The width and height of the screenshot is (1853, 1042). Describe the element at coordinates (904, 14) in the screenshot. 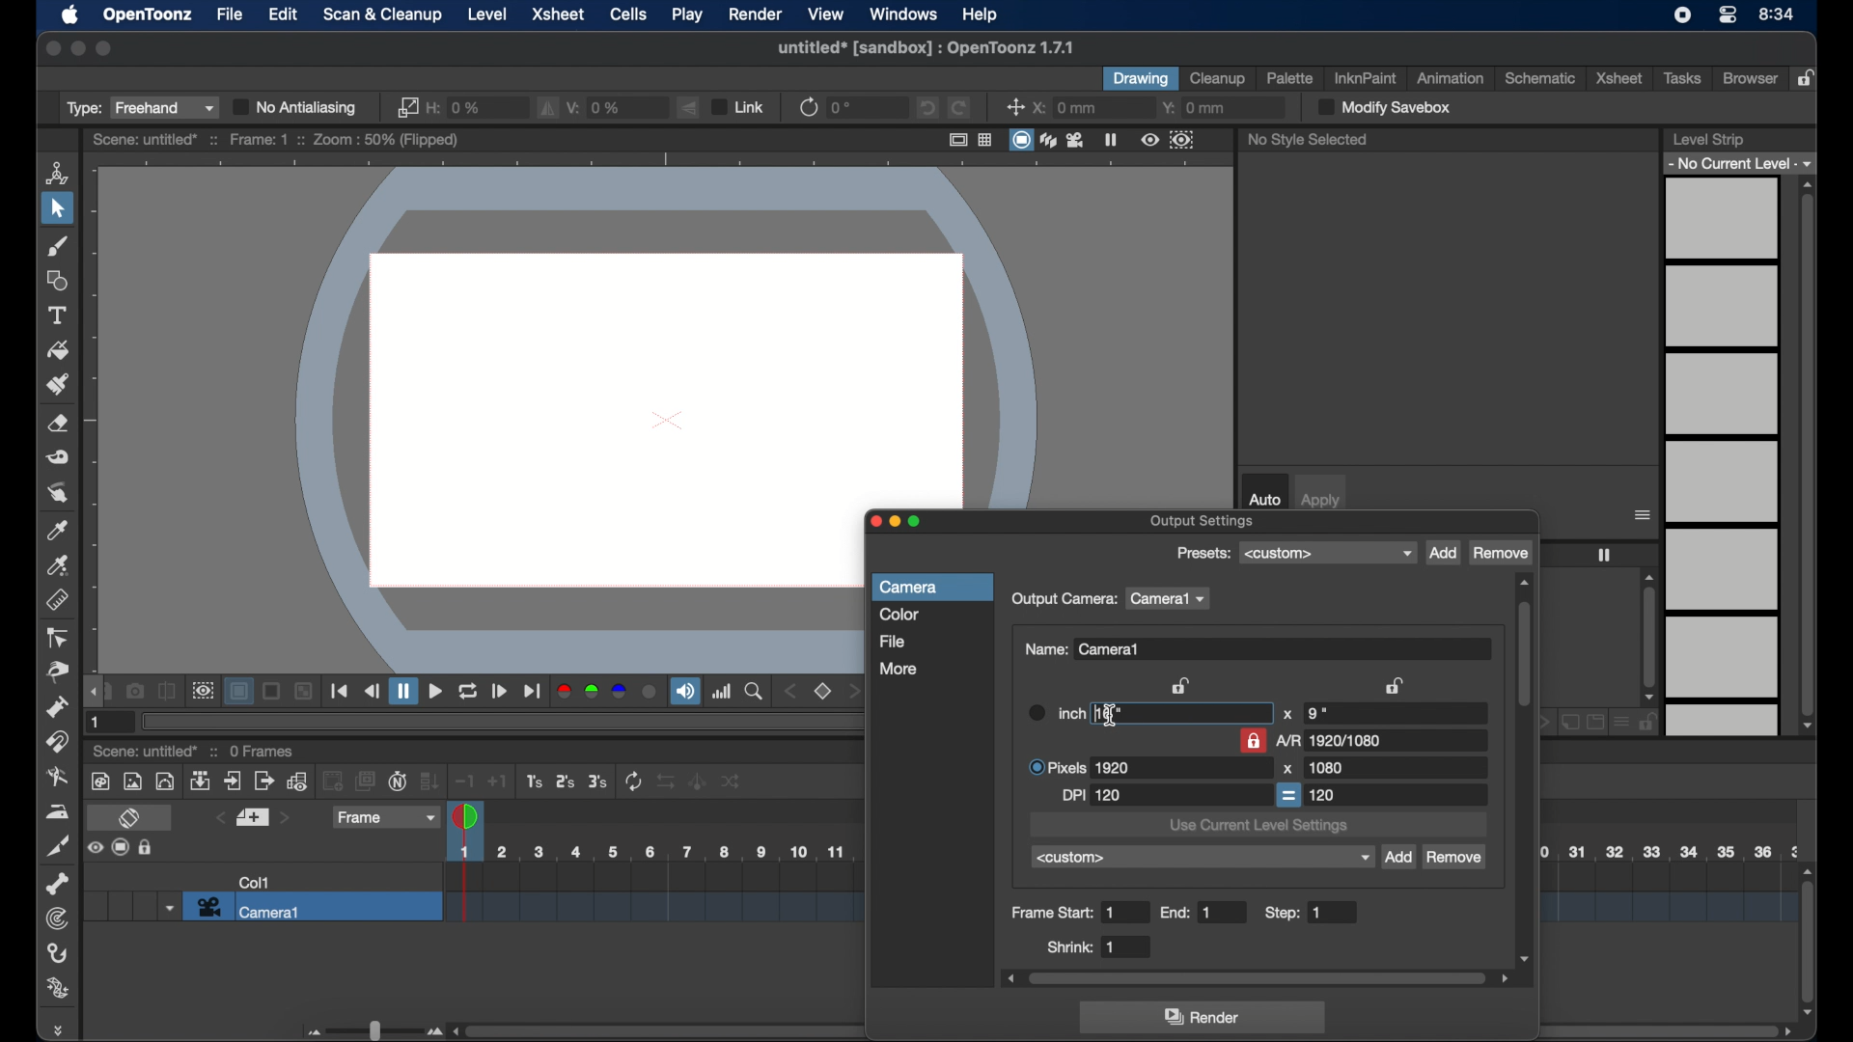

I see `windows` at that location.